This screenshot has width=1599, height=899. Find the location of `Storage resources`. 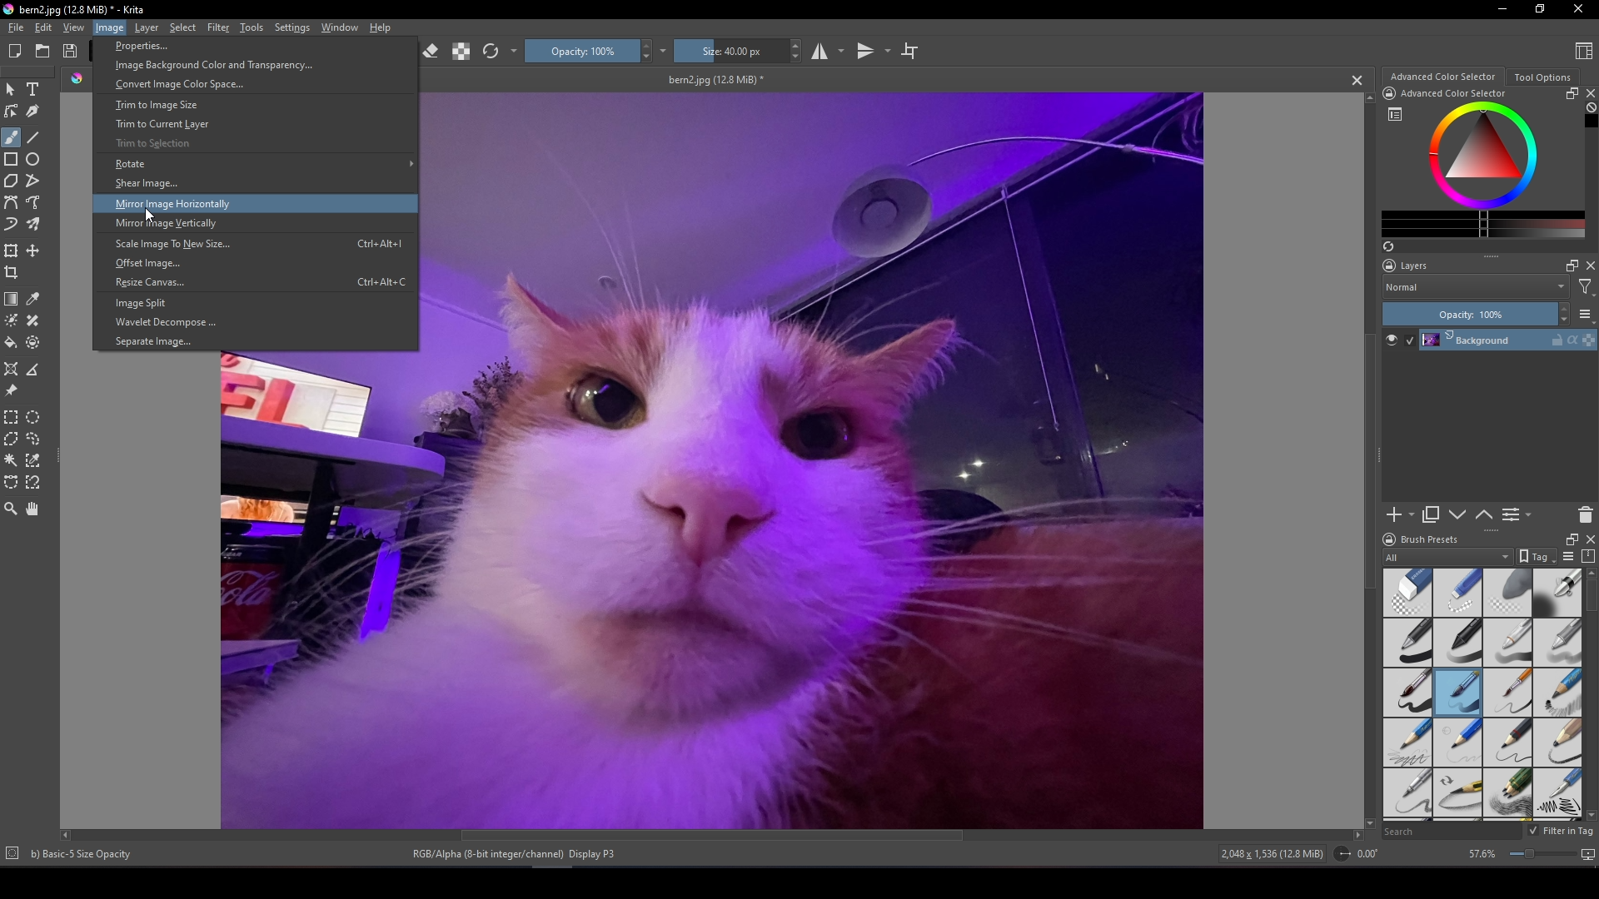

Storage resources is located at coordinates (1589, 556).